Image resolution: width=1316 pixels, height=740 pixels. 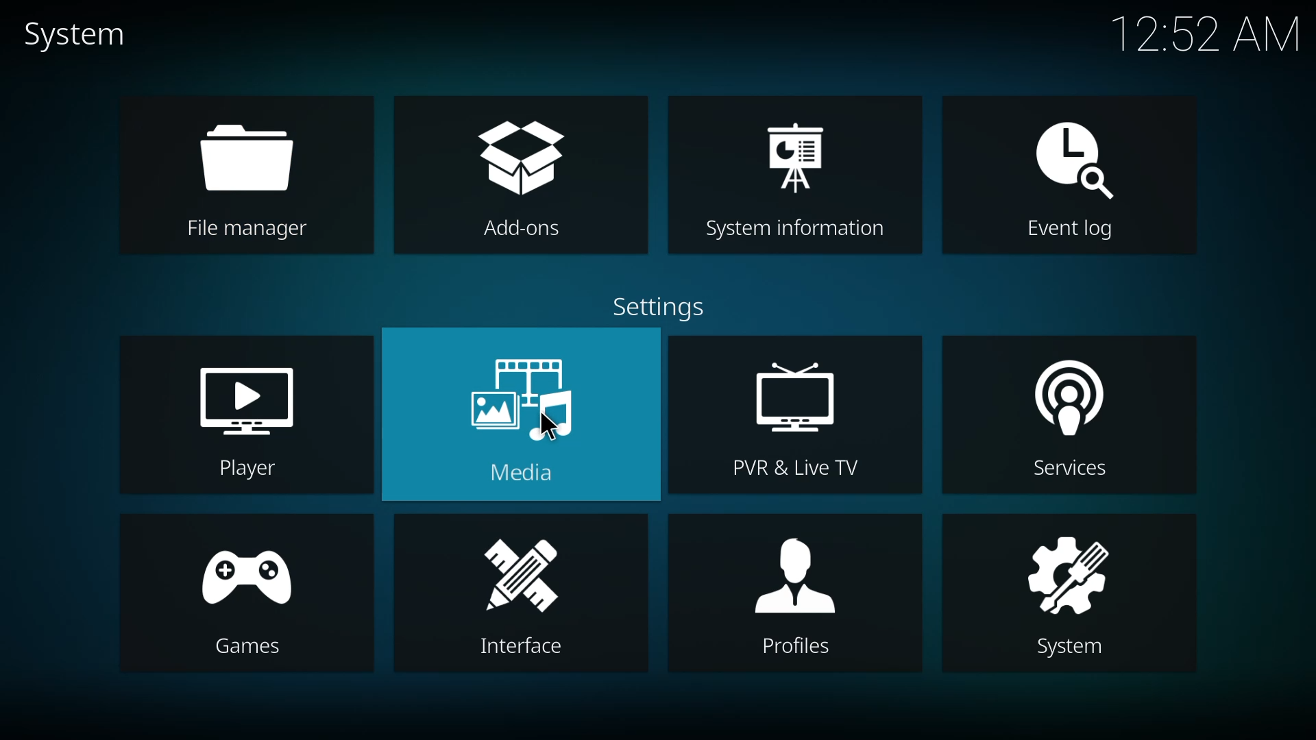 What do you see at coordinates (783, 469) in the screenshot?
I see `PVR & Live TV` at bounding box center [783, 469].